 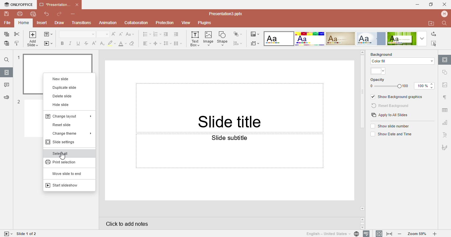 What do you see at coordinates (59, 14) in the screenshot?
I see `Redo` at bounding box center [59, 14].